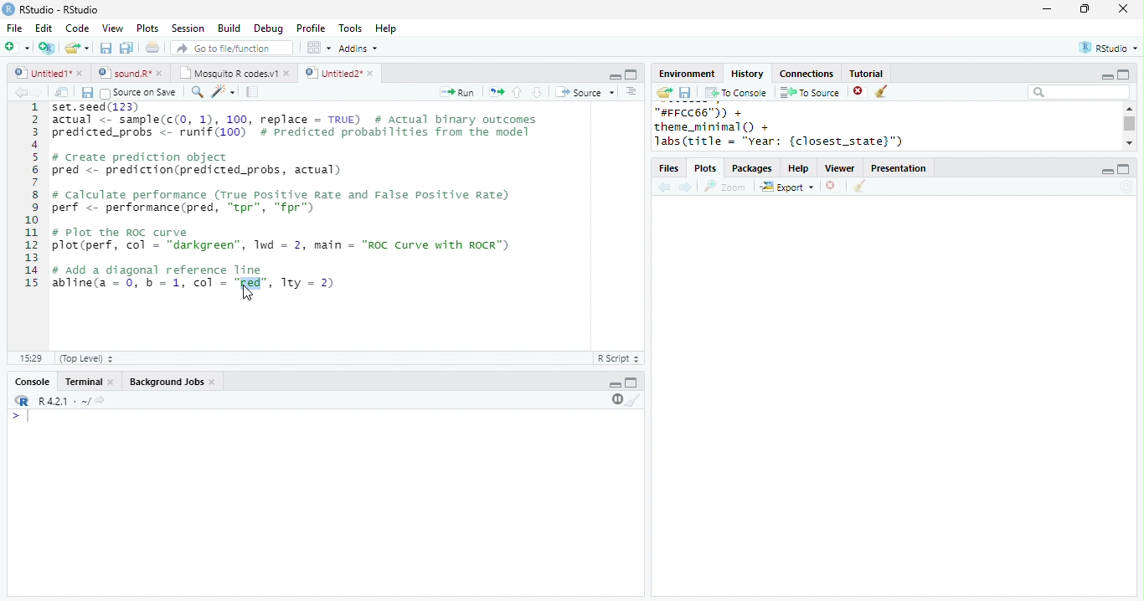  Describe the element at coordinates (247, 294) in the screenshot. I see `cursor` at that location.